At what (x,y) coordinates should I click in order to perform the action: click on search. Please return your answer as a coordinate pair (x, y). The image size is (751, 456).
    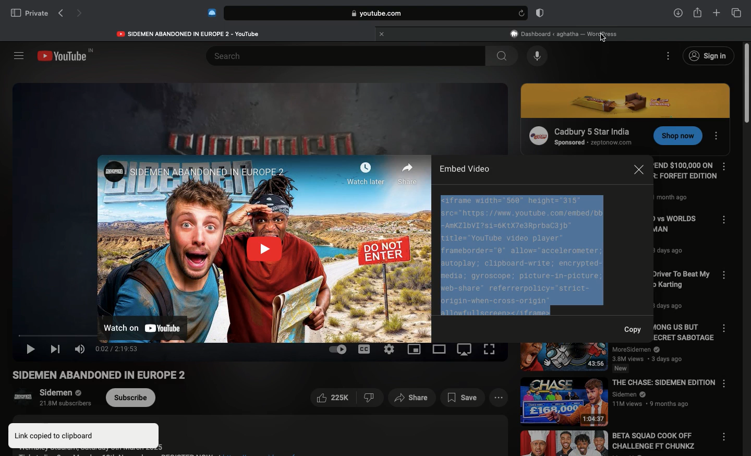
    Looking at the image, I should click on (501, 56).